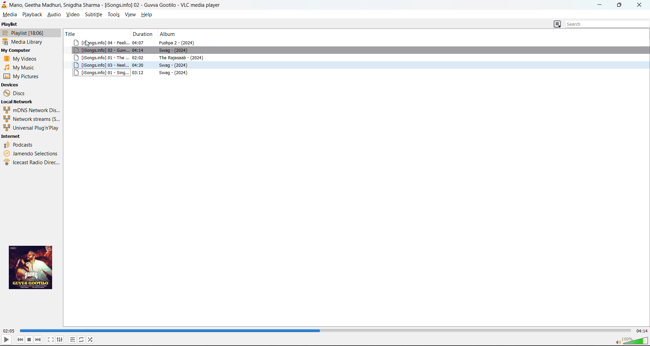 The width and height of the screenshot is (650, 346). I want to click on search, so click(605, 25).